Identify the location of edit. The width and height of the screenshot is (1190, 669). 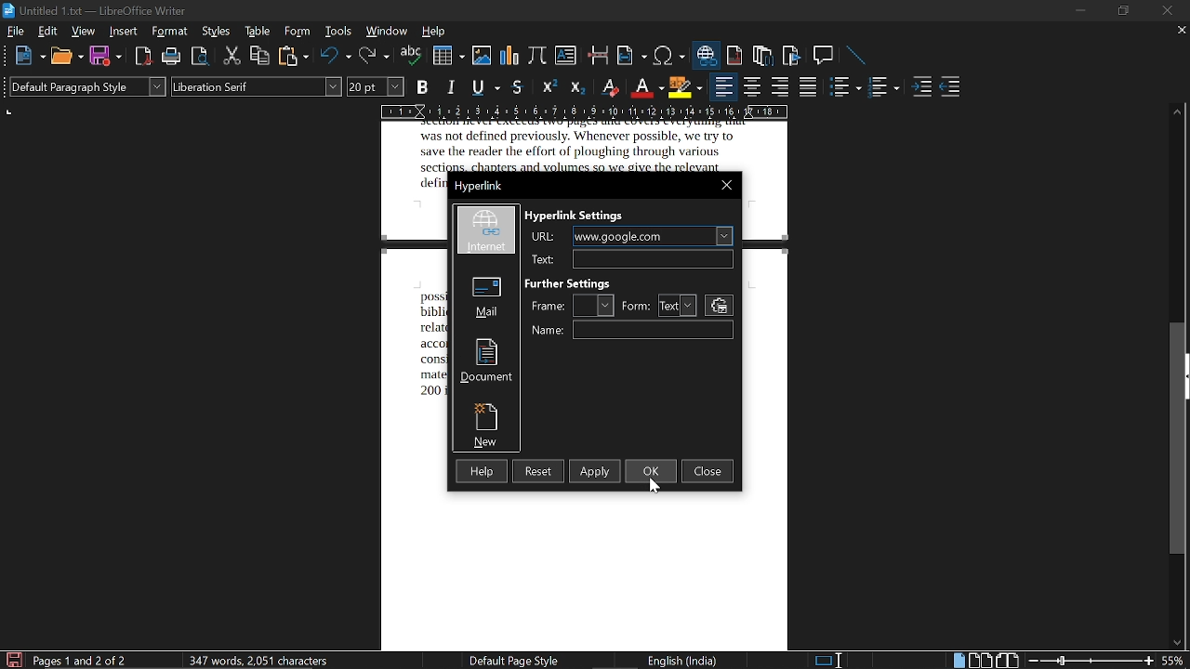
(46, 31).